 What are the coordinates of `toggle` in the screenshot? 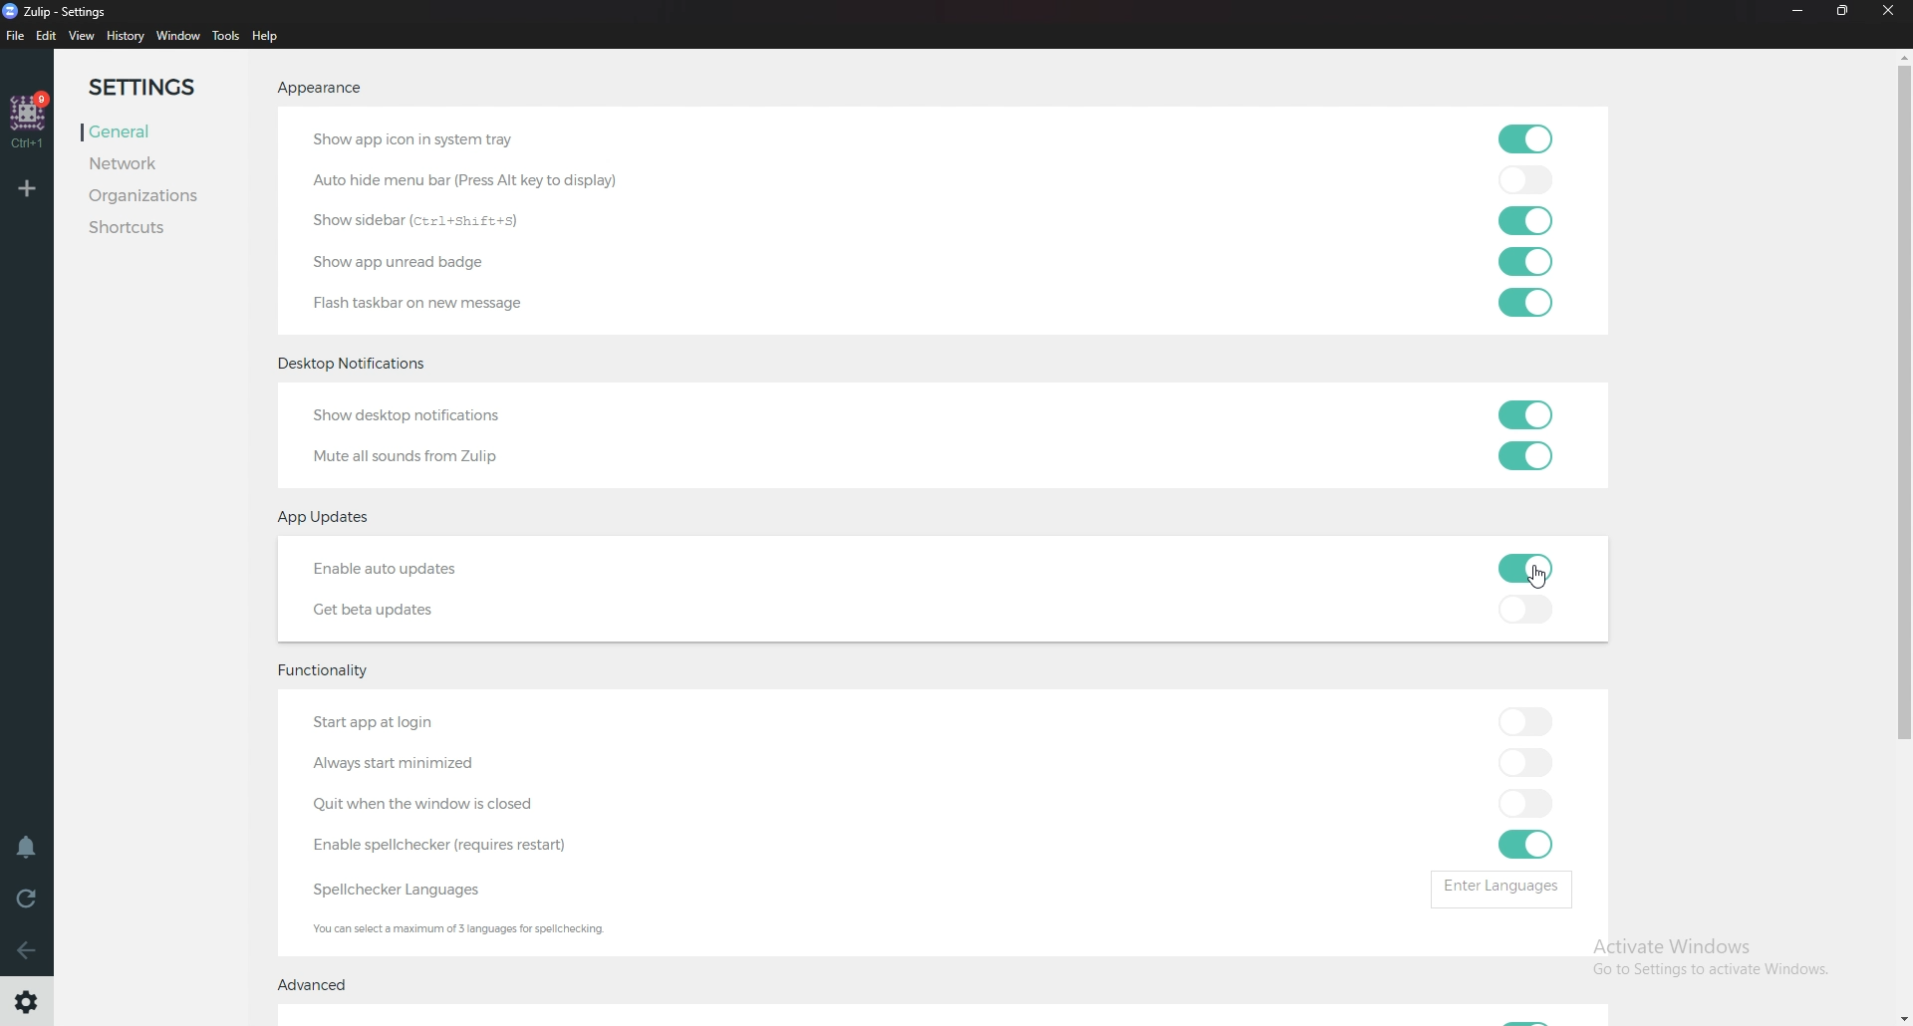 It's located at (1526, 456).